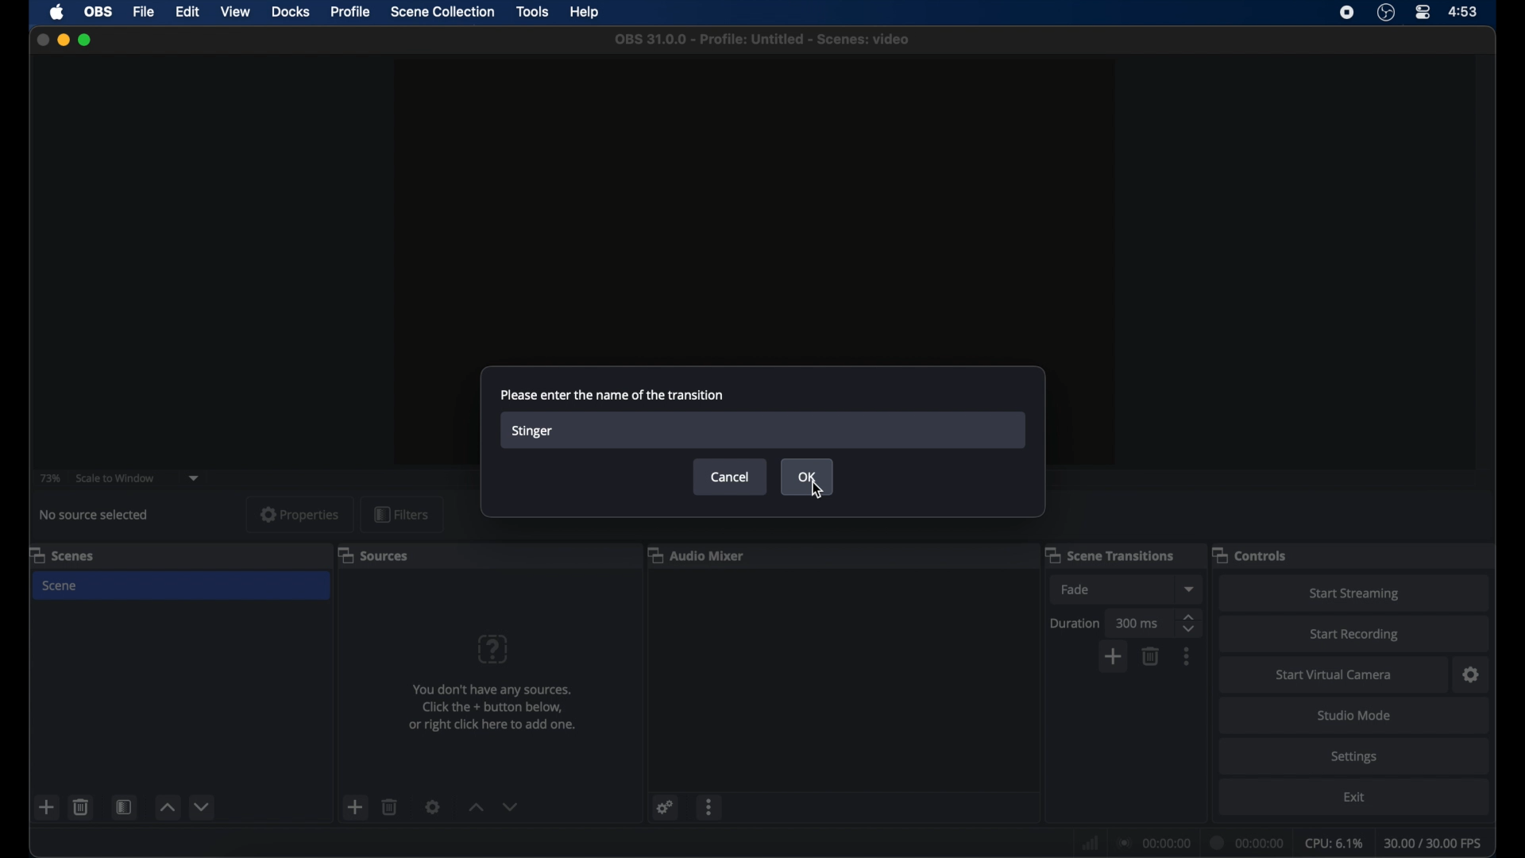 This screenshot has height=858, width=1525. I want to click on delete, so click(1150, 656).